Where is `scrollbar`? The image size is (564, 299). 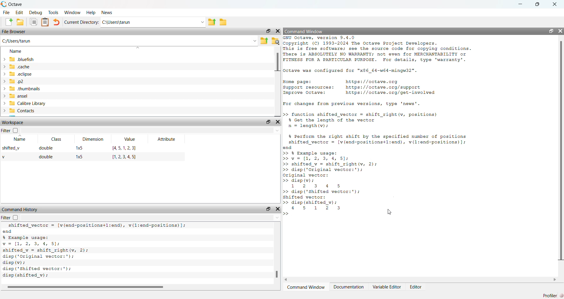
scrollbar is located at coordinates (278, 64).